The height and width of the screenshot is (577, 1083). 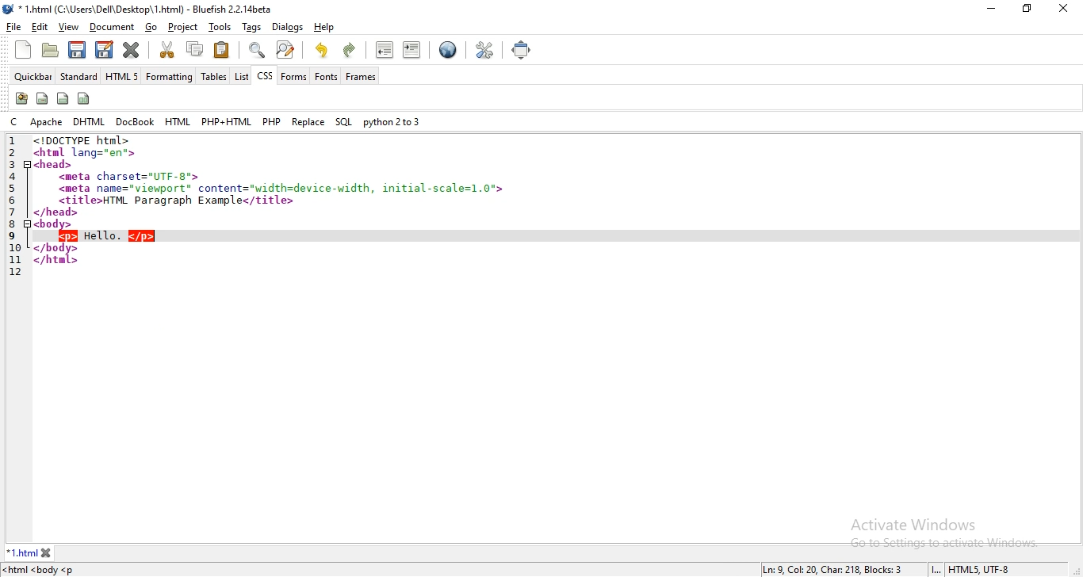 I want to click on redo, so click(x=351, y=50).